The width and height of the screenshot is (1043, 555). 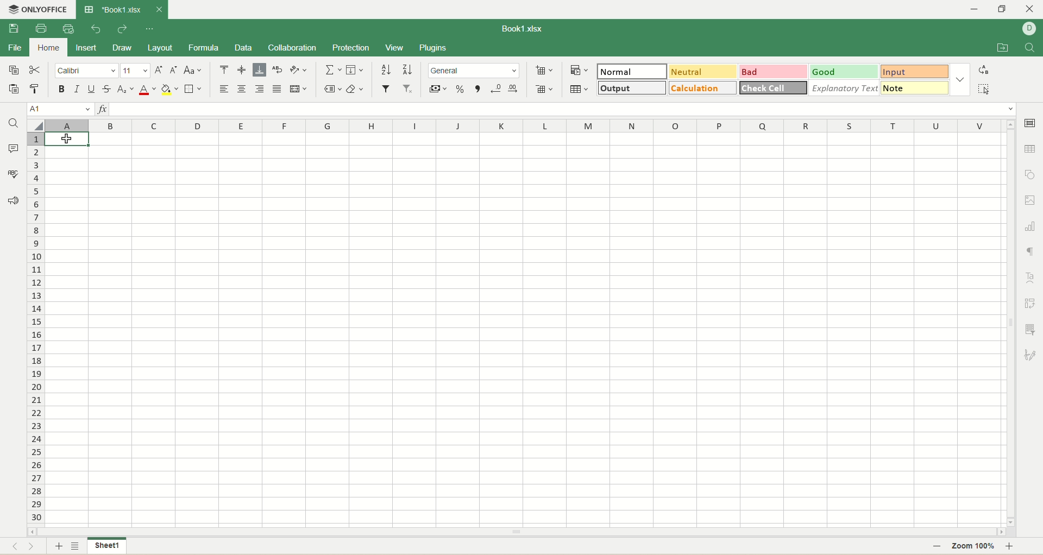 What do you see at coordinates (12, 547) in the screenshot?
I see `previous` at bounding box center [12, 547].